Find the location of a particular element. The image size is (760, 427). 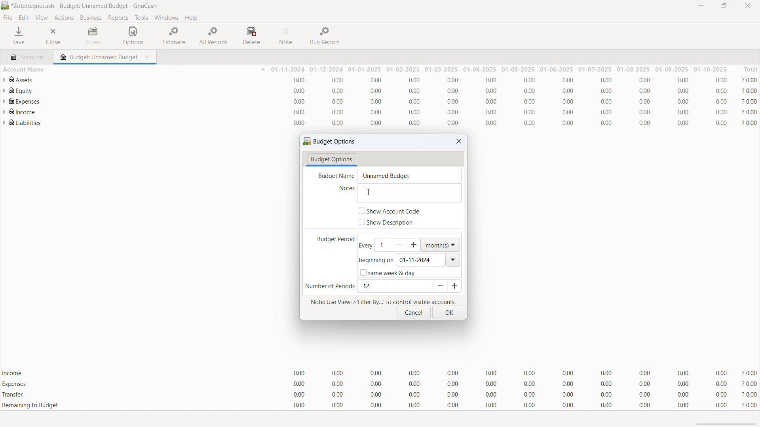

file is located at coordinates (8, 18).